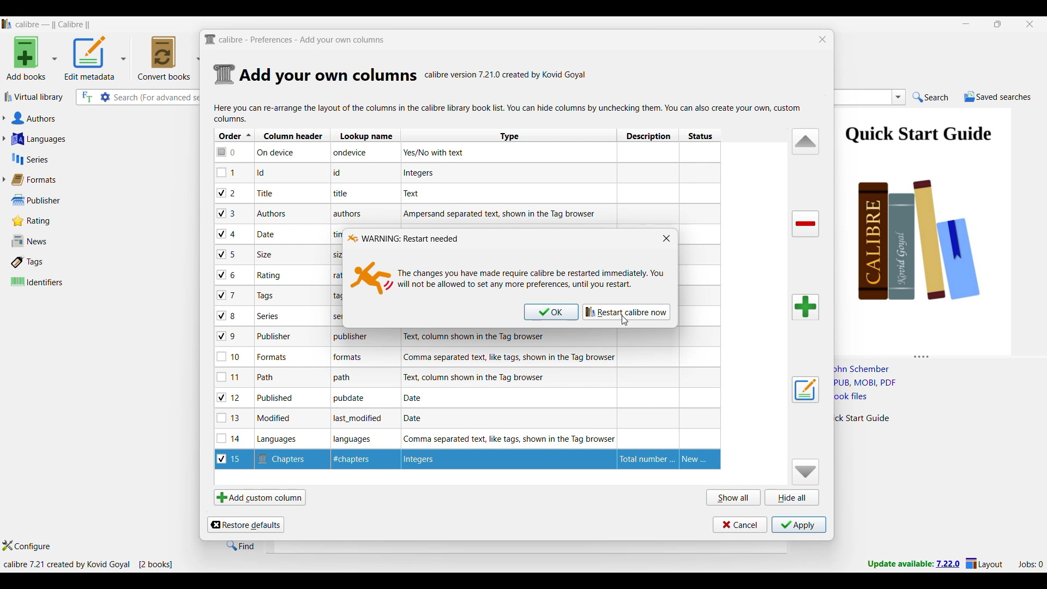 The width and height of the screenshot is (1047, 589). I want to click on Explanation, so click(484, 336).